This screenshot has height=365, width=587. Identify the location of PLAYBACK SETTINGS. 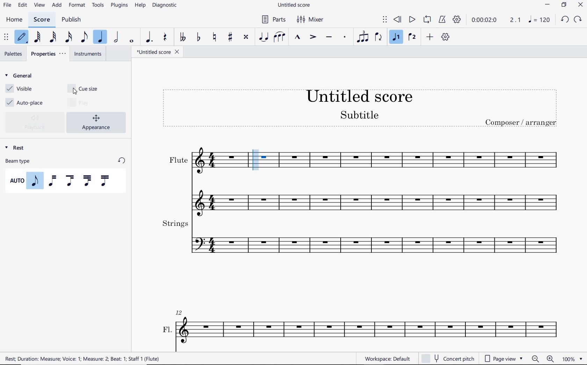
(457, 21).